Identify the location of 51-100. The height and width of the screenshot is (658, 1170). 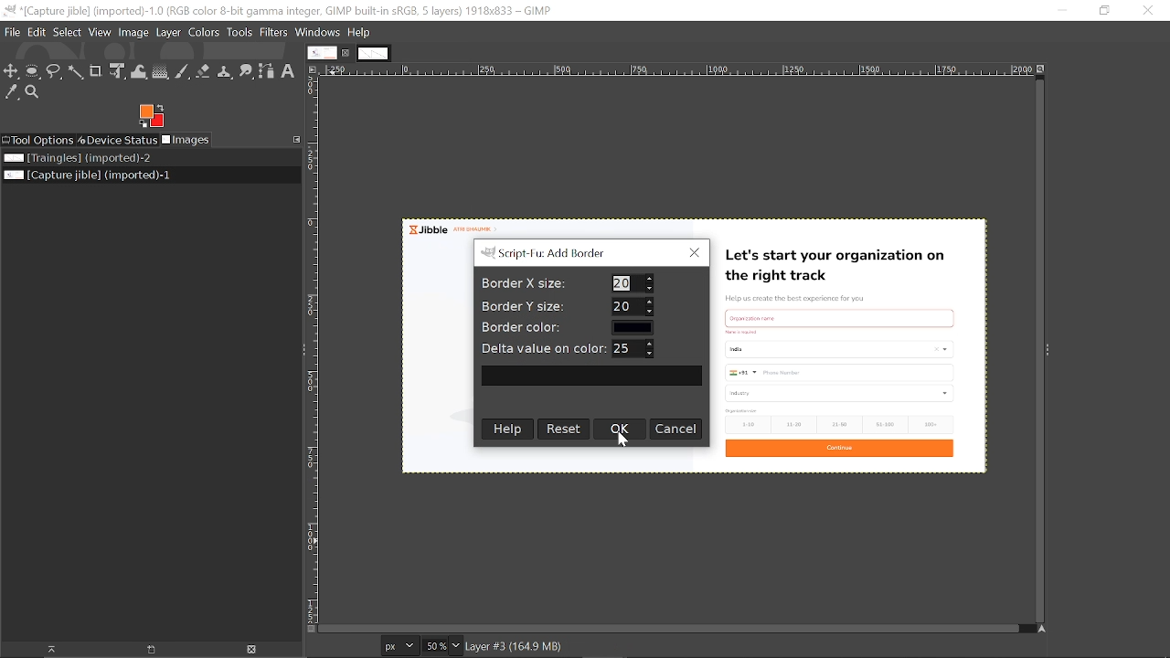
(887, 425).